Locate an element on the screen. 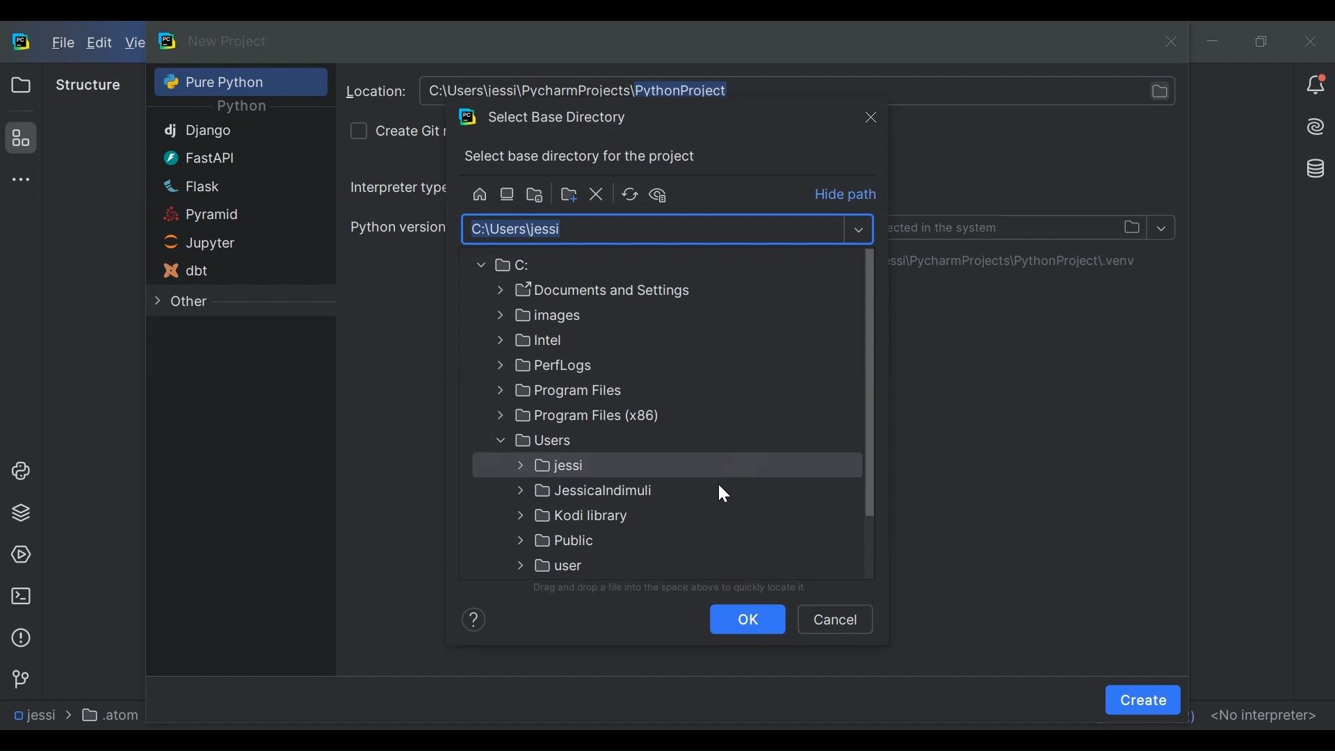 The width and height of the screenshot is (1335, 751). Vertical Scroll bar is located at coordinates (869, 383).